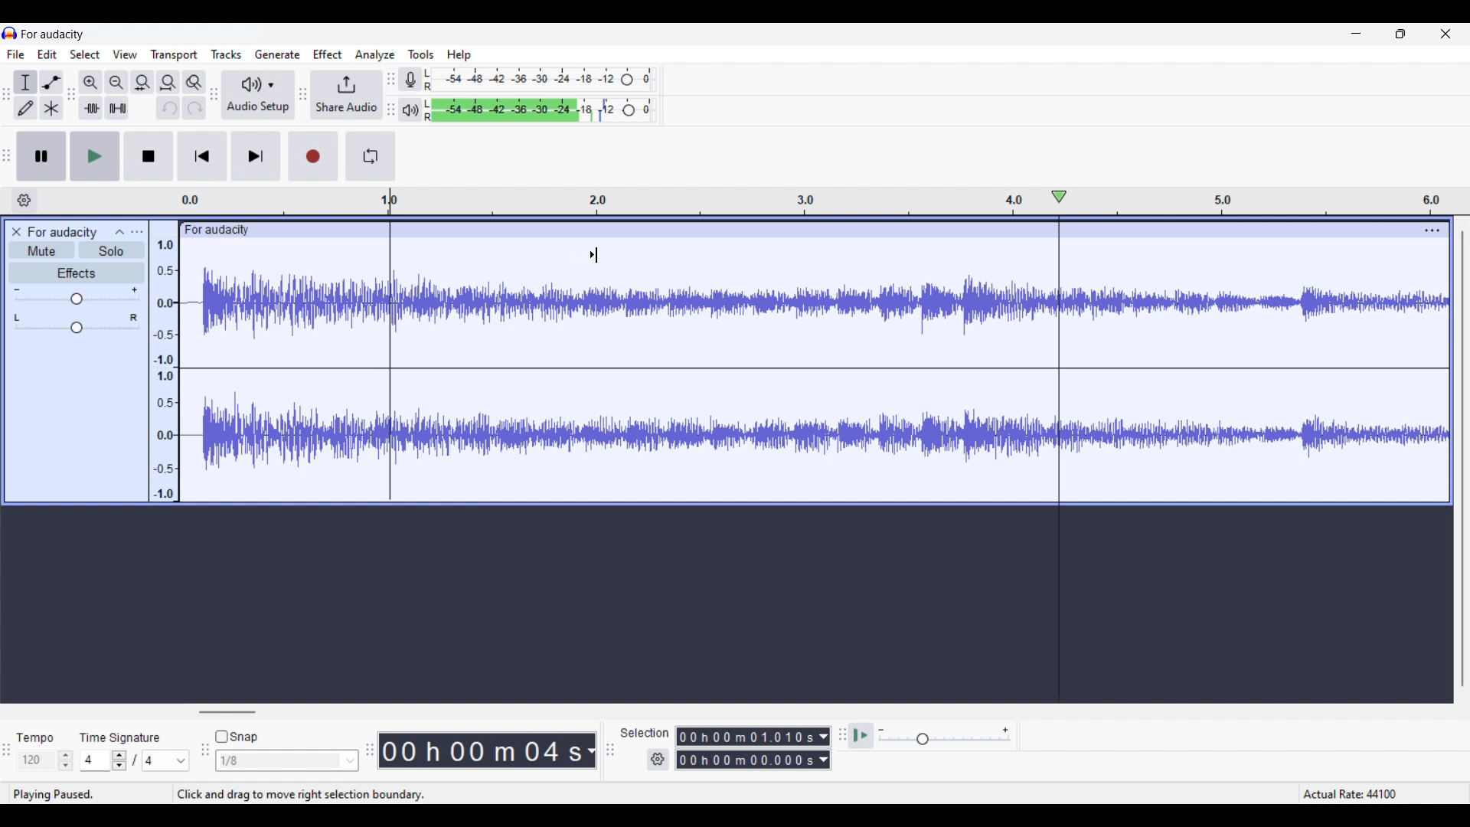 The image size is (1470, 827). What do you see at coordinates (91, 83) in the screenshot?
I see `Zoom in` at bounding box center [91, 83].